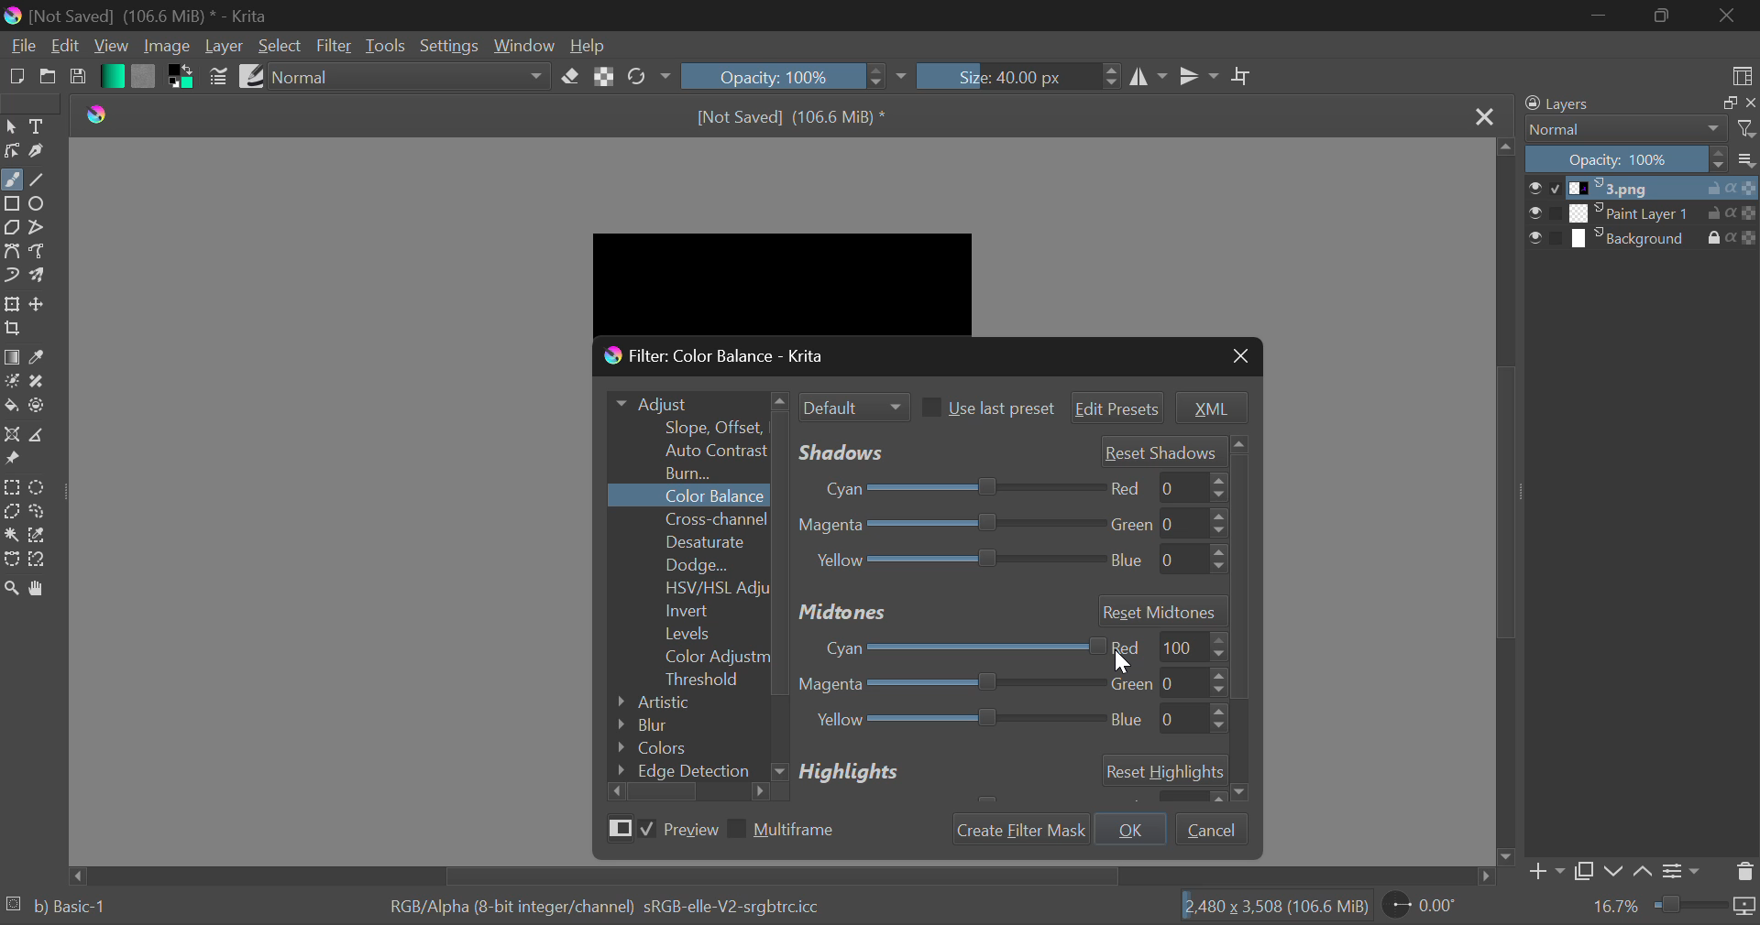 The height and width of the screenshot is (925, 1760). Describe the element at coordinates (20, 47) in the screenshot. I see `File` at that location.